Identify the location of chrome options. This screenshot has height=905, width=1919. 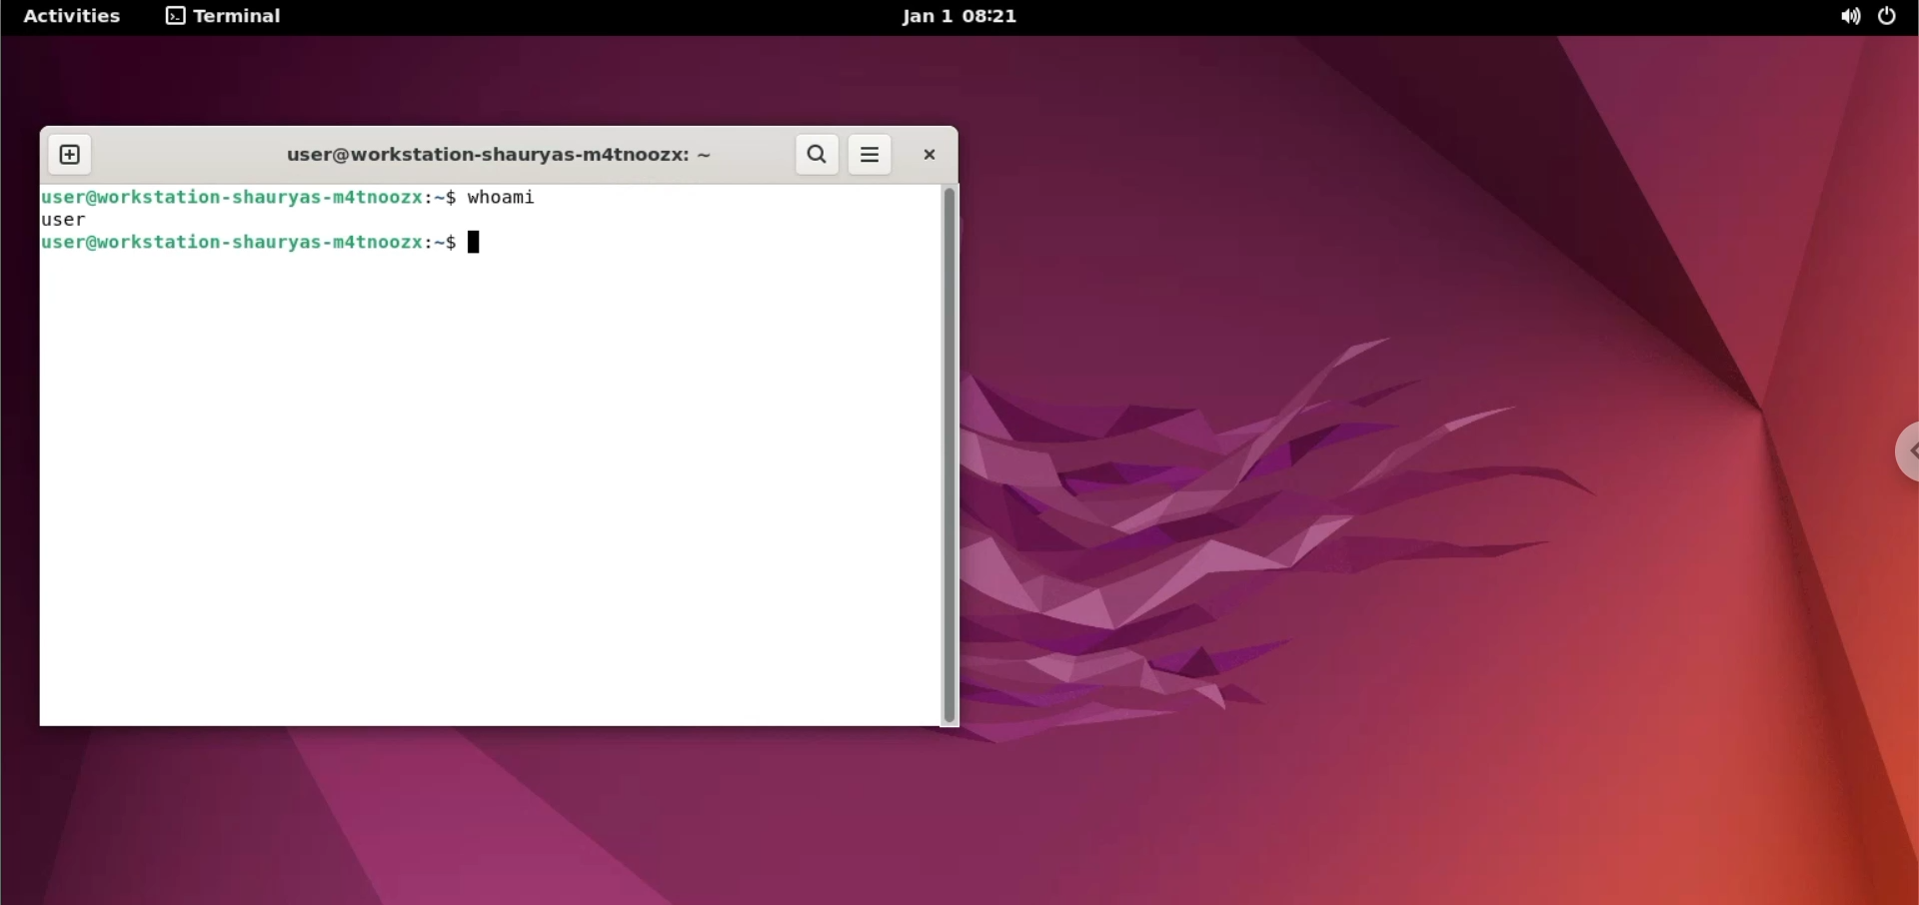
(1891, 450).